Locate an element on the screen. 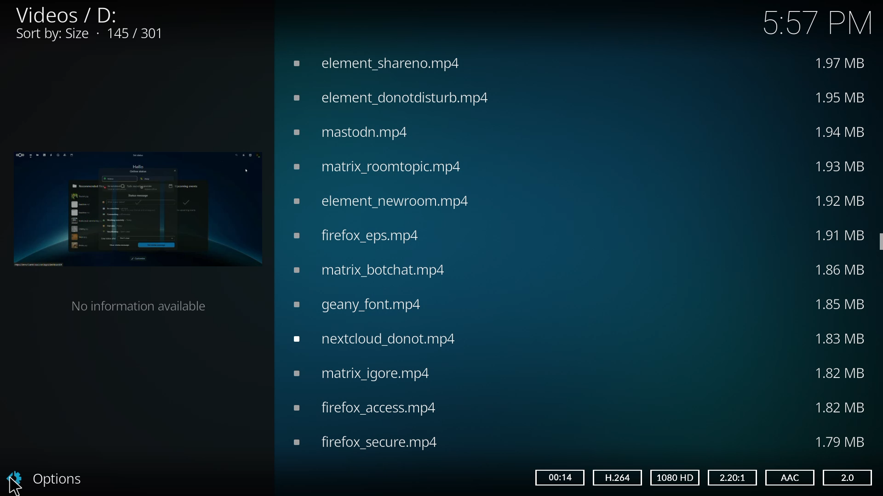 This screenshot has width=883, height=496. video is located at coordinates (380, 338).